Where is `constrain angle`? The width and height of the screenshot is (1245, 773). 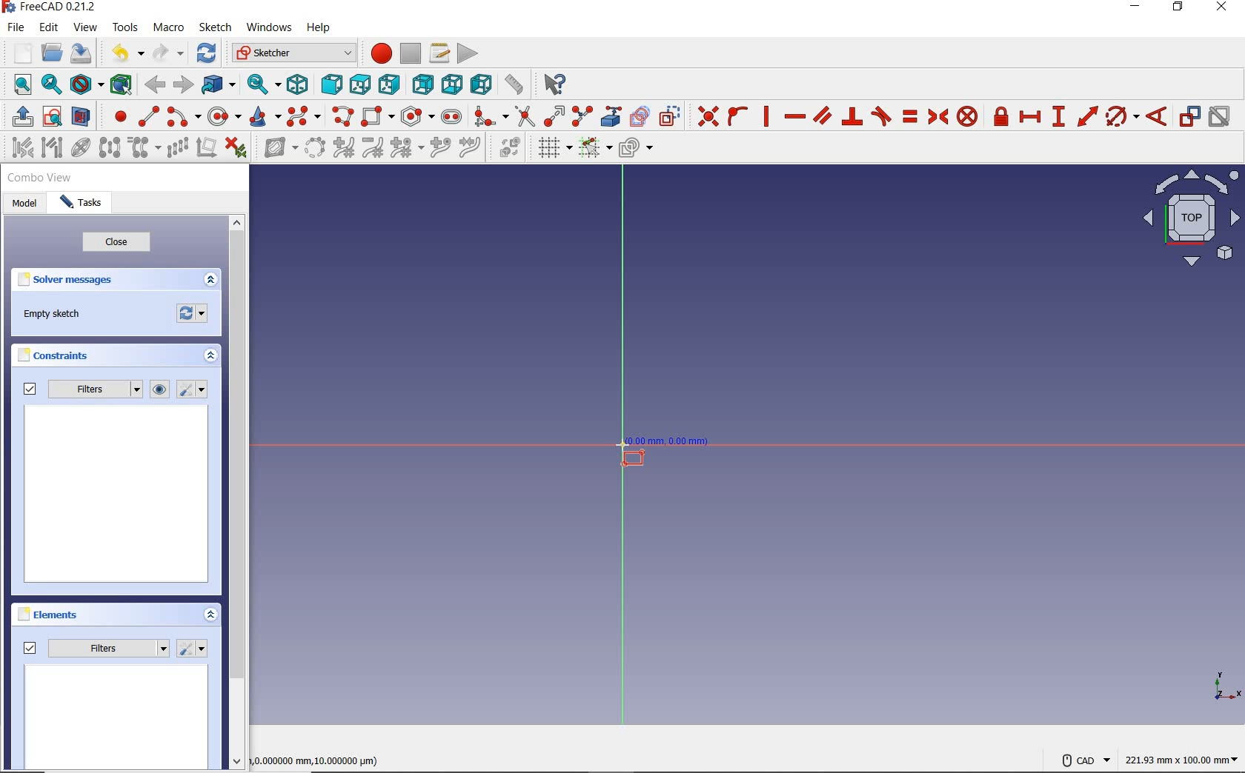
constrain angle is located at coordinates (1158, 117).